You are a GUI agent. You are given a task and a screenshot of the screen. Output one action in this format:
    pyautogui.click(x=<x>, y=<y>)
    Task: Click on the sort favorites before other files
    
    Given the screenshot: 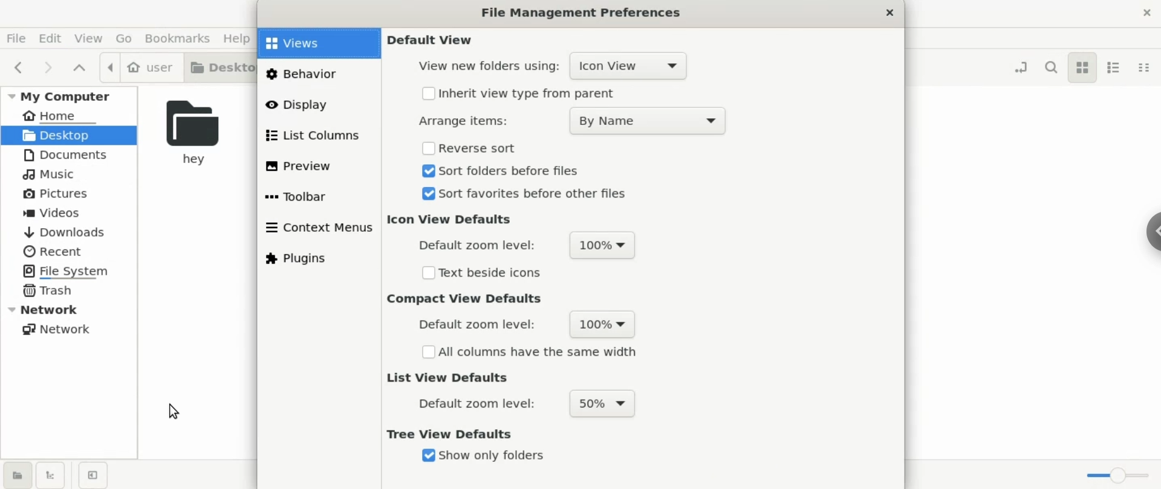 What is the action you would take?
    pyautogui.click(x=545, y=193)
    